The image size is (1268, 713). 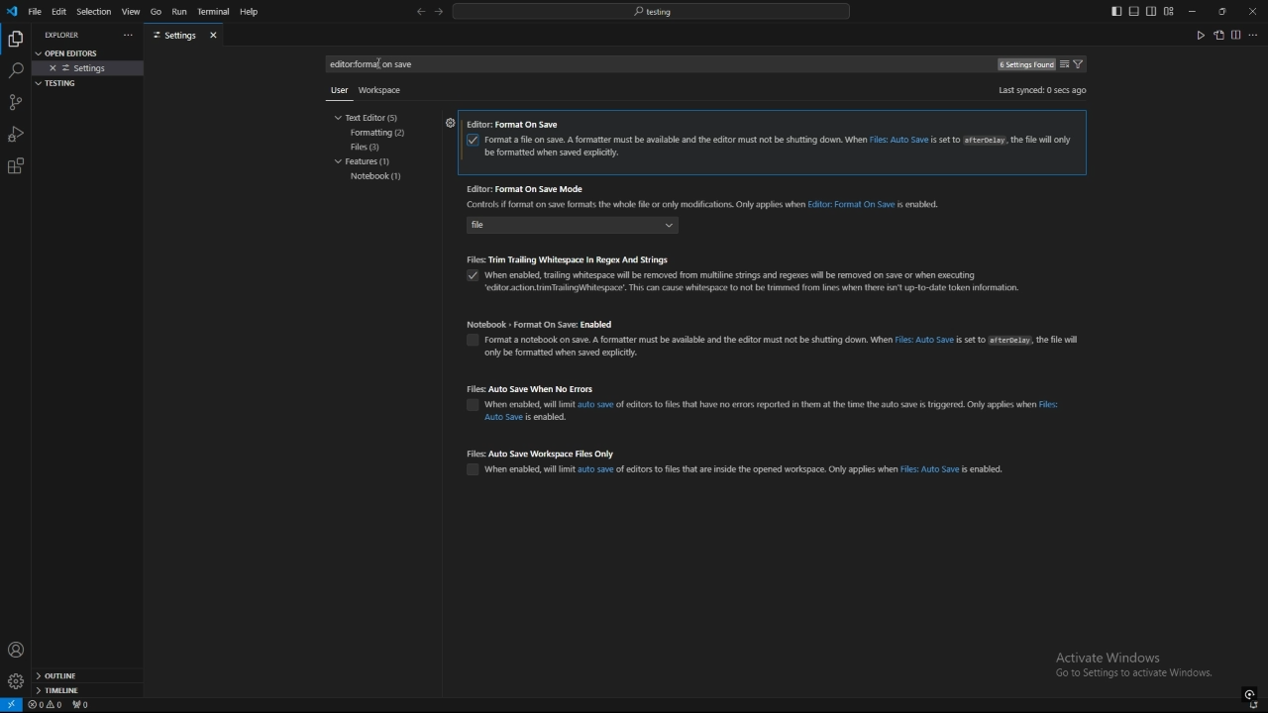 What do you see at coordinates (16, 134) in the screenshot?
I see `run and debug` at bounding box center [16, 134].